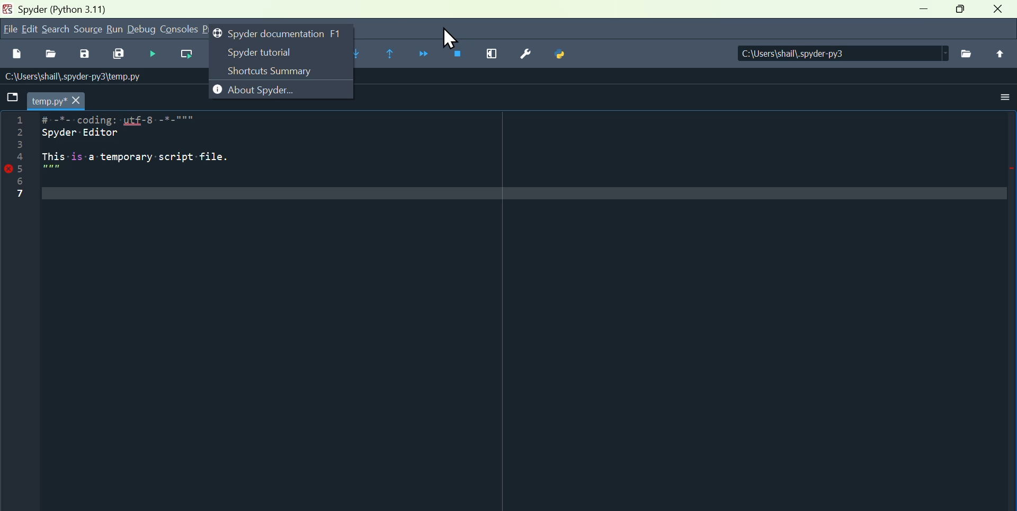 This screenshot has height=511, width=1017. I want to click on Continue execution until same function returns, so click(386, 54).